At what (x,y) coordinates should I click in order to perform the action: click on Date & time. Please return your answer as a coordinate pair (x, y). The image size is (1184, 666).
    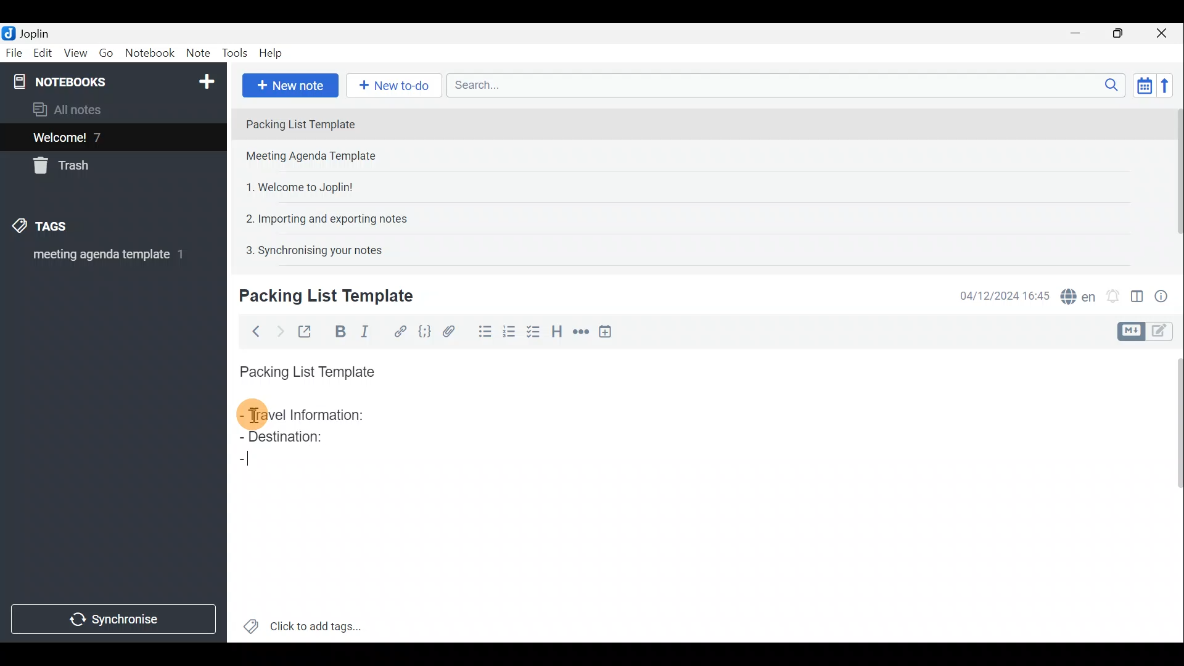
    Looking at the image, I should click on (1005, 295).